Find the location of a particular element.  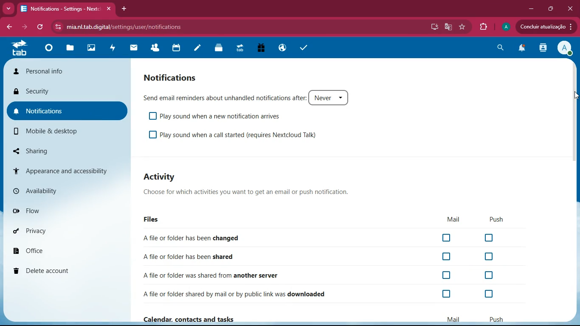

back is located at coordinates (8, 26).